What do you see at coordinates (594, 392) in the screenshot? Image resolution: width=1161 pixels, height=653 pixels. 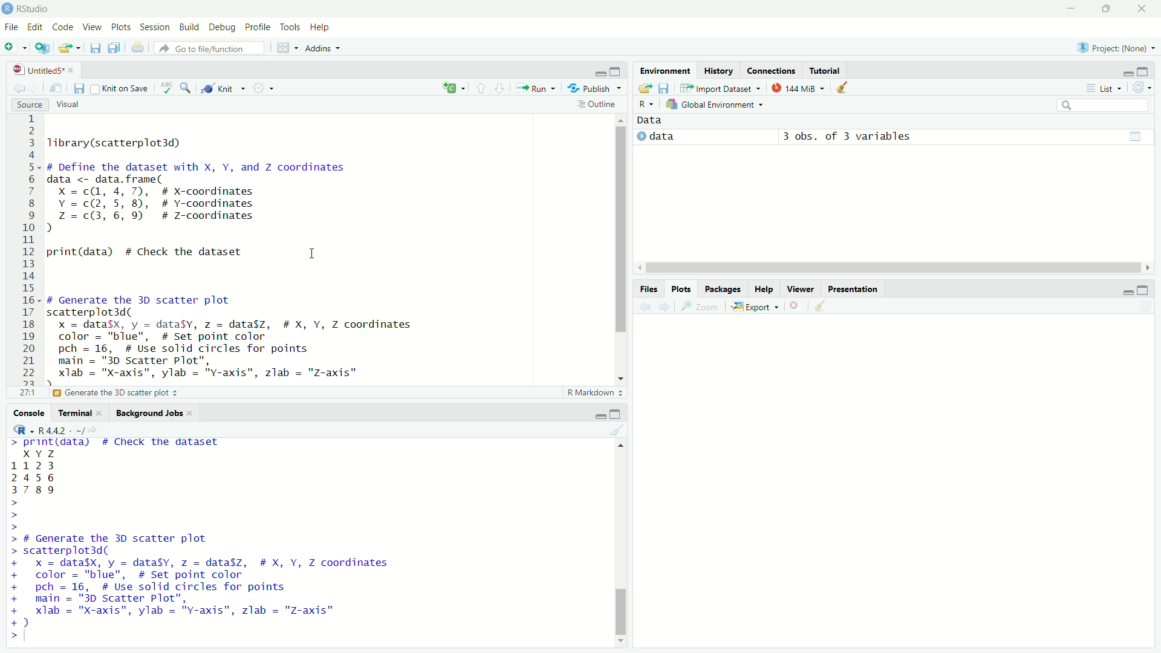 I see `R Markdown` at bounding box center [594, 392].